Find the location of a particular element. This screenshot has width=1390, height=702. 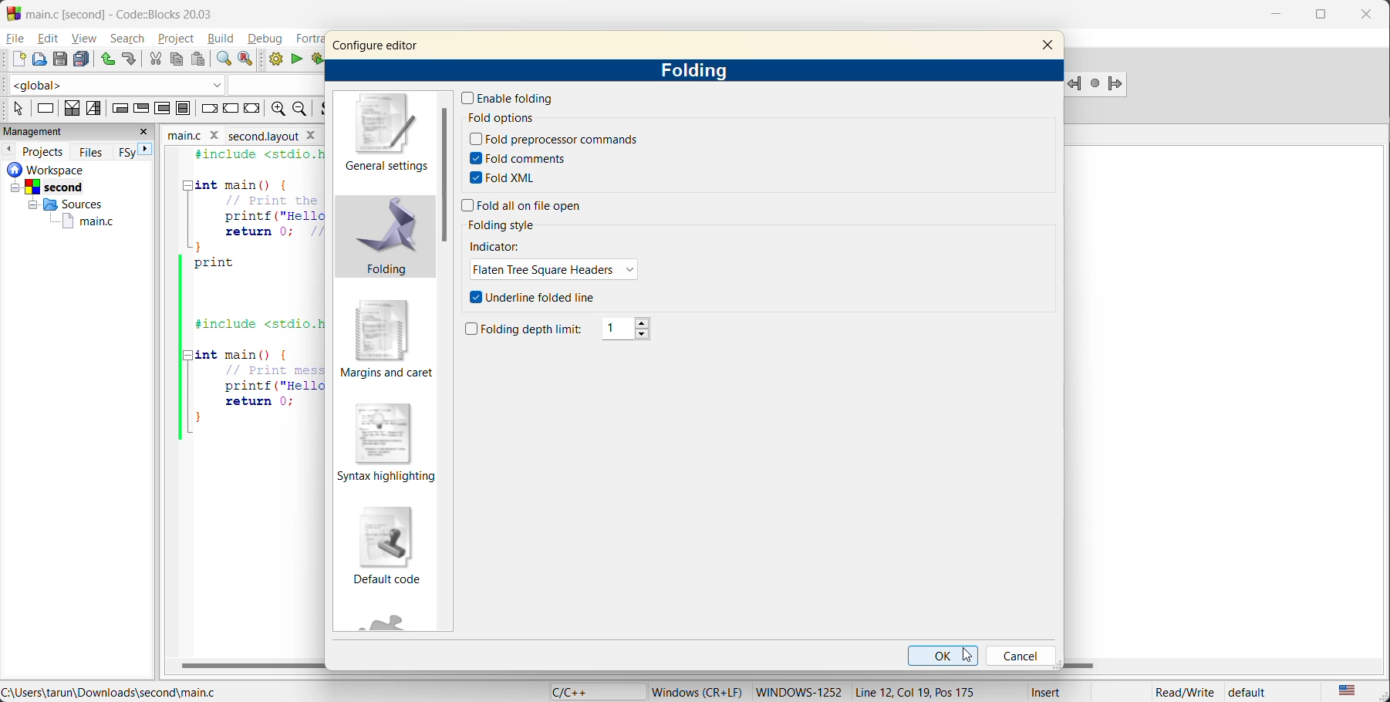

minimize is located at coordinates (1274, 15).